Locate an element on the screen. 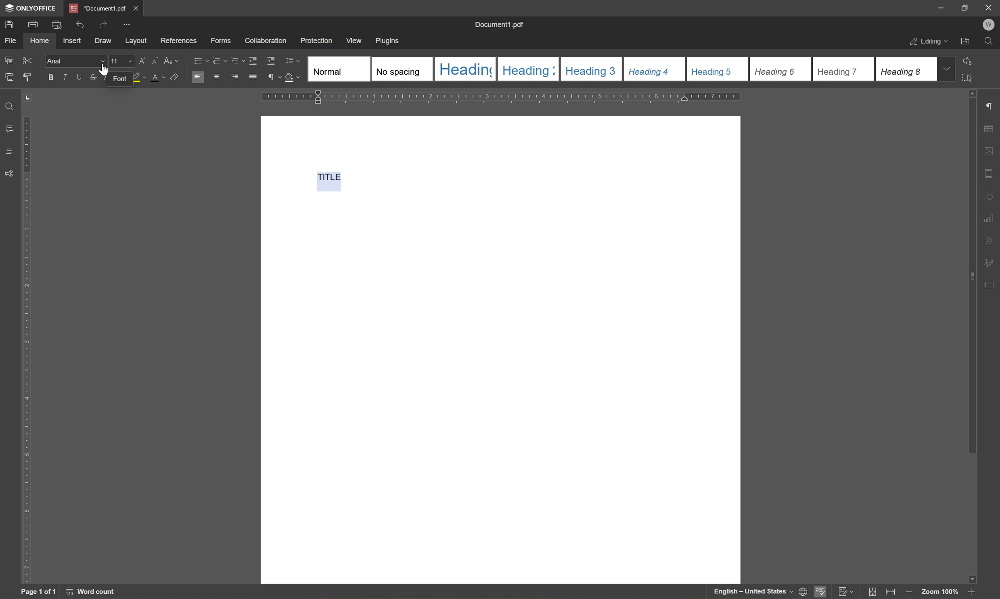 The height and width of the screenshot is (599, 1000). font is located at coordinates (119, 79).